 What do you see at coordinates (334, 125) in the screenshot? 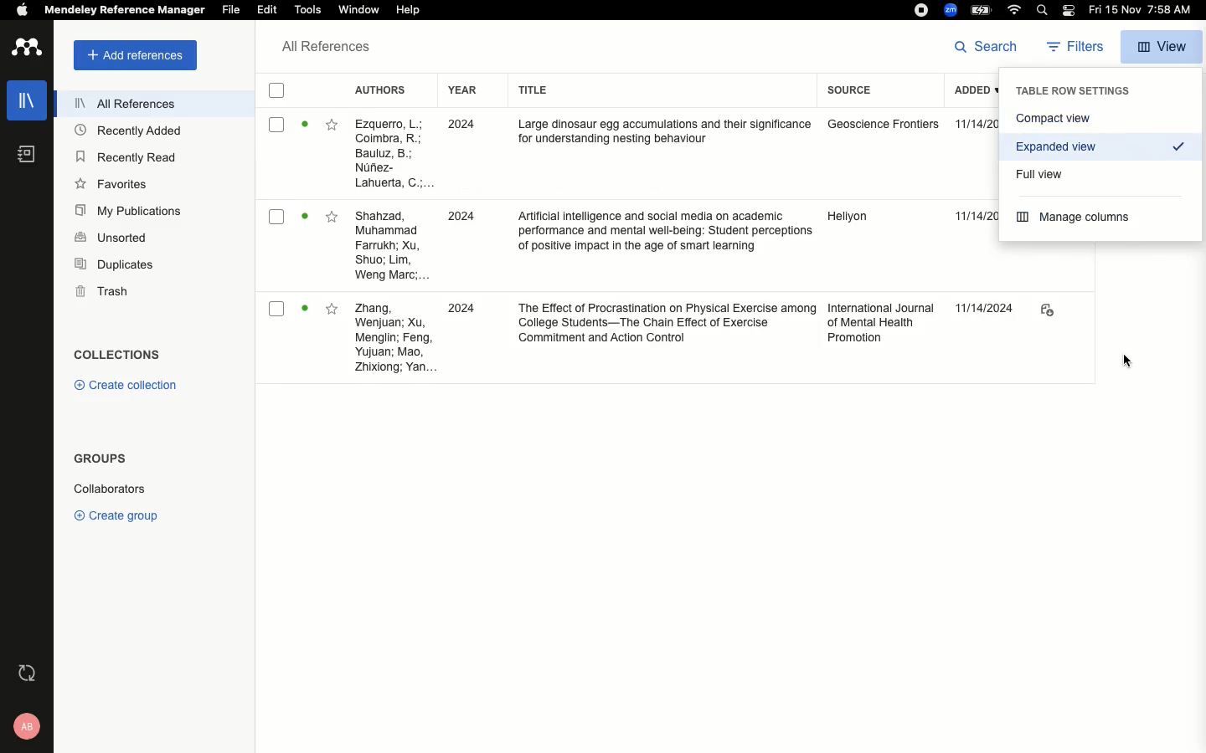
I see `Favorites` at bounding box center [334, 125].